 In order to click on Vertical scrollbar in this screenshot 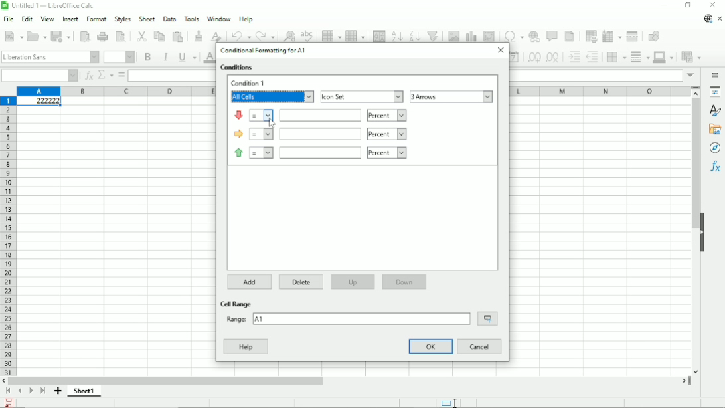, I will do `click(693, 163)`.